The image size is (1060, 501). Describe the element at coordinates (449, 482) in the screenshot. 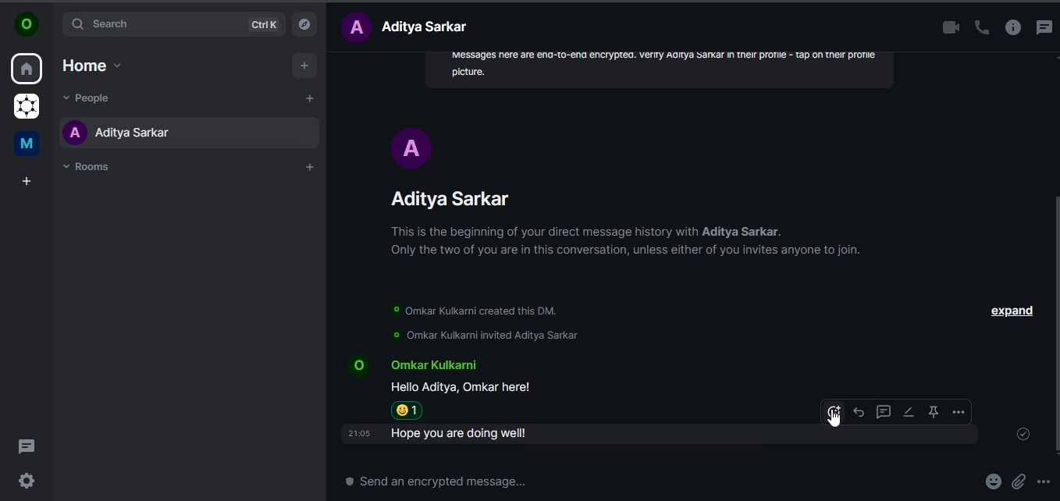

I see `send an encrypted message` at that location.